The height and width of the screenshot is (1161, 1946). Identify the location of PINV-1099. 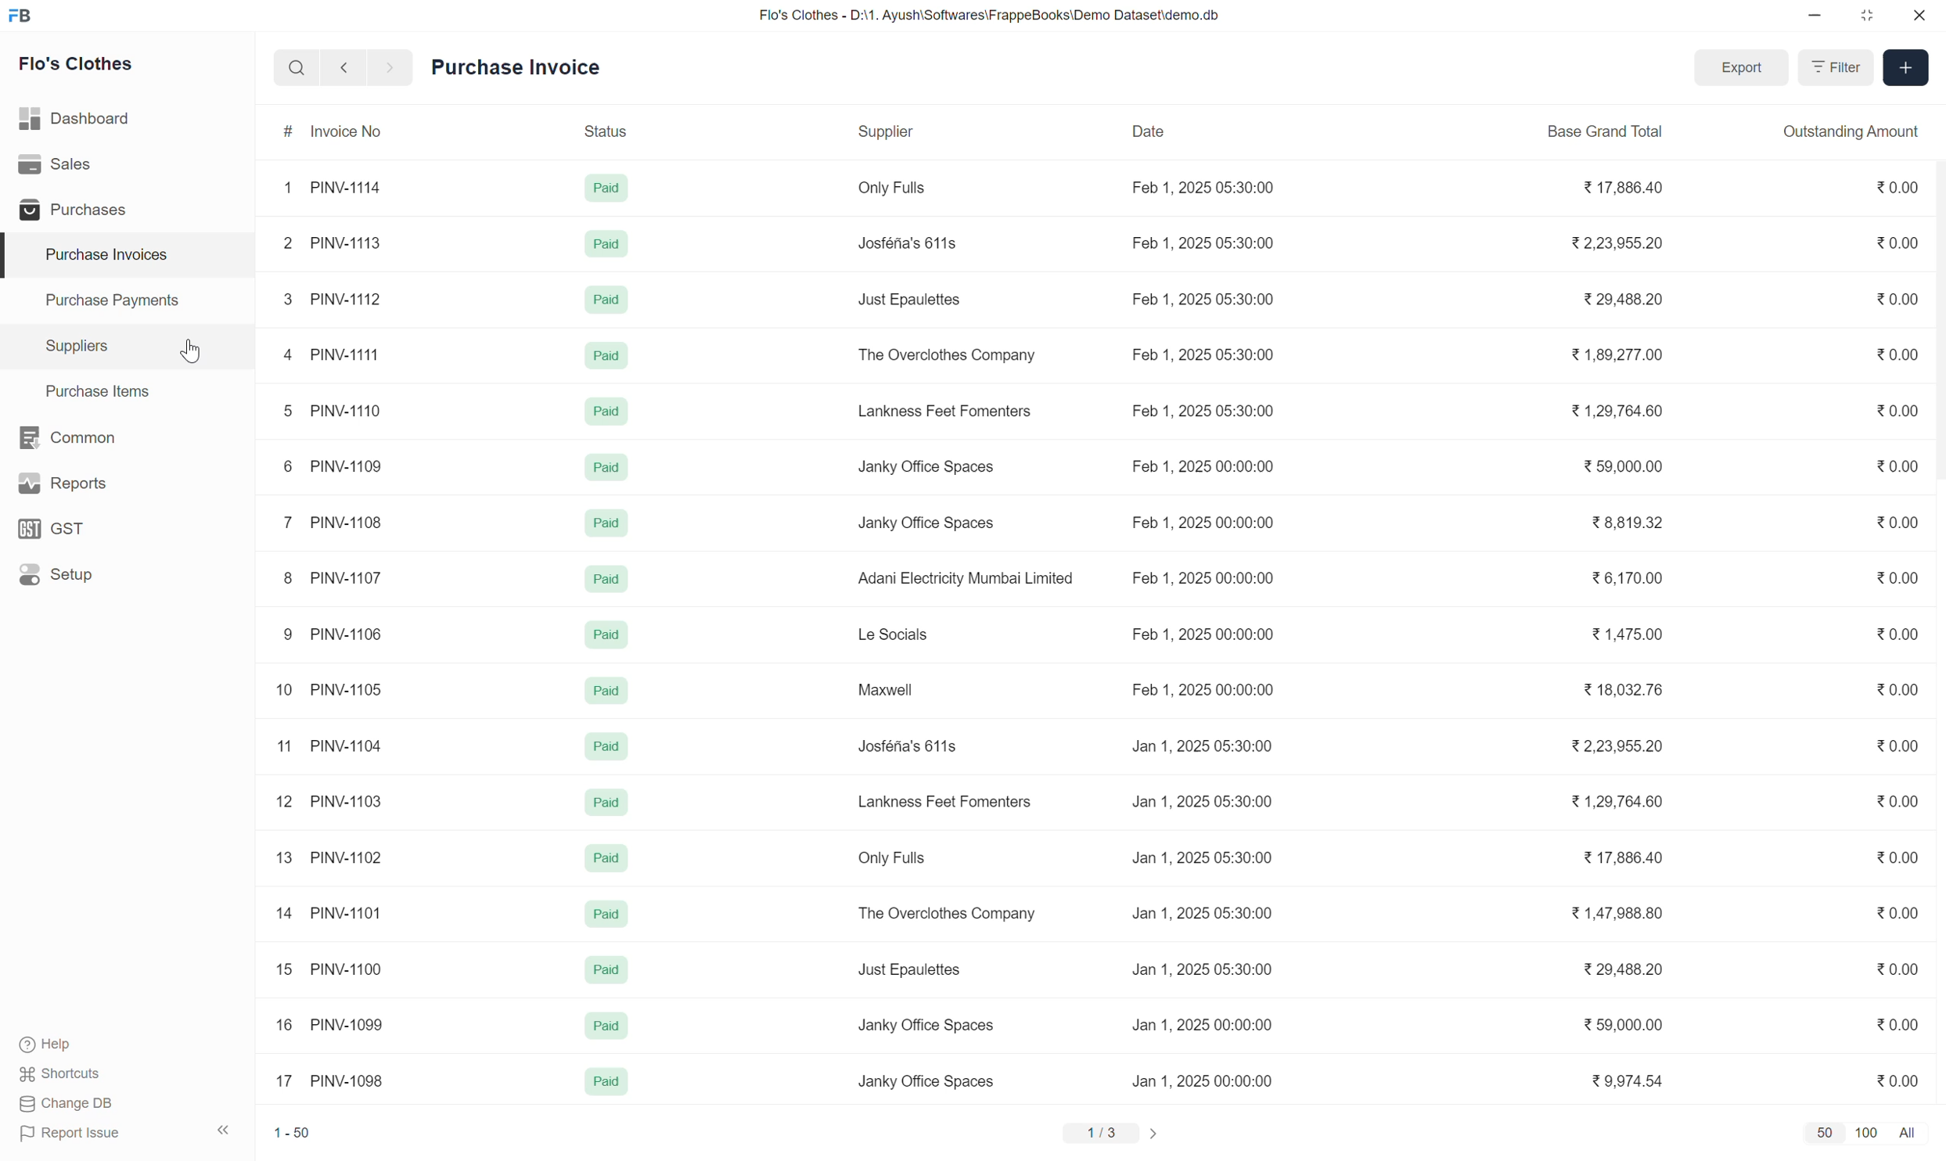
(348, 1026).